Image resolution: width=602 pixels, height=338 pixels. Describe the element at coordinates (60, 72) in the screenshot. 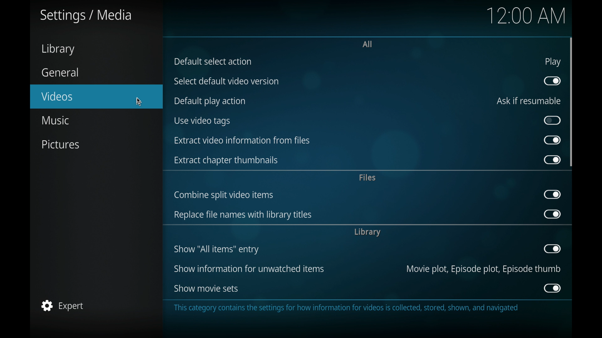

I see `general` at that location.